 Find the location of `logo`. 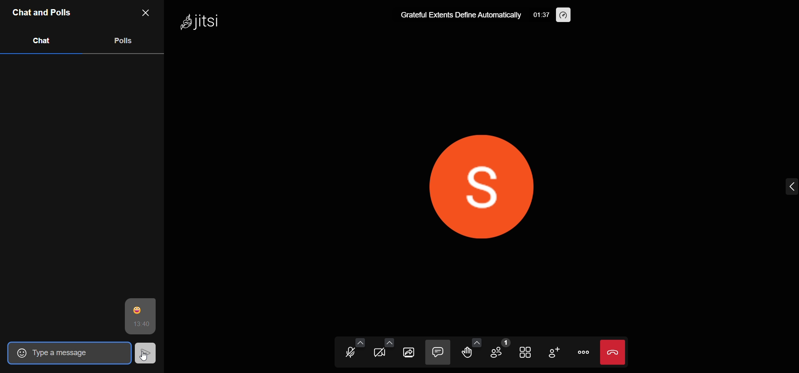

logo is located at coordinates (208, 22).